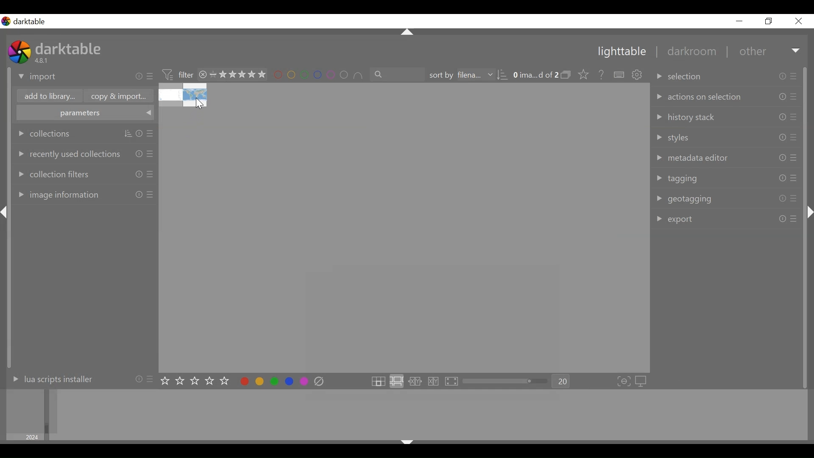 The width and height of the screenshot is (814, 458). I want to click on , so click(781, 78).